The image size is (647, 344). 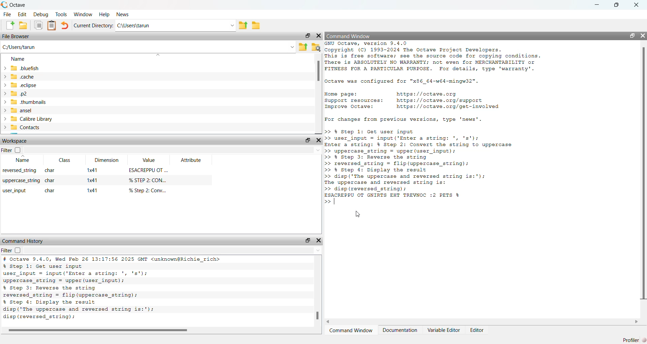 I want to click on profiler, so click(x=634, y=339).